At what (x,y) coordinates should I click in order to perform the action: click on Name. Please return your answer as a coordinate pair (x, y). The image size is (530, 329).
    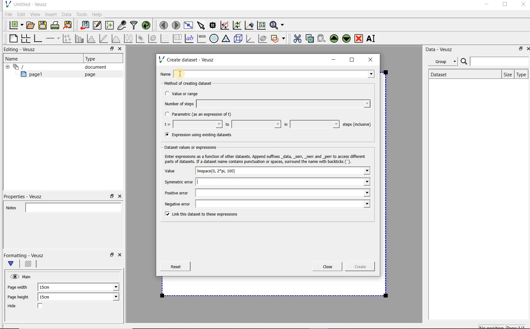
    Looking at the image, I should click on (269, 73).